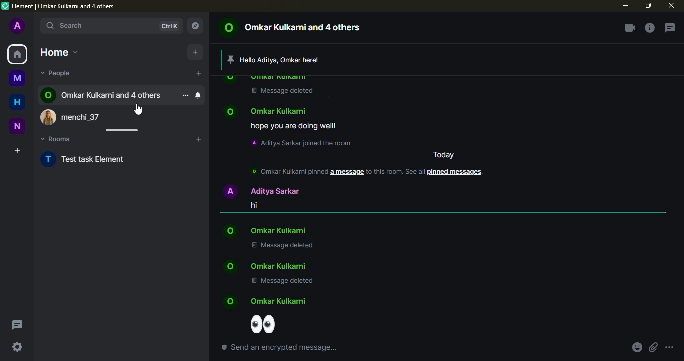 This screenshot has height=361, width=684. Describe the element at coordinates (671, 5) in the screenshot. I see `close` at that location.